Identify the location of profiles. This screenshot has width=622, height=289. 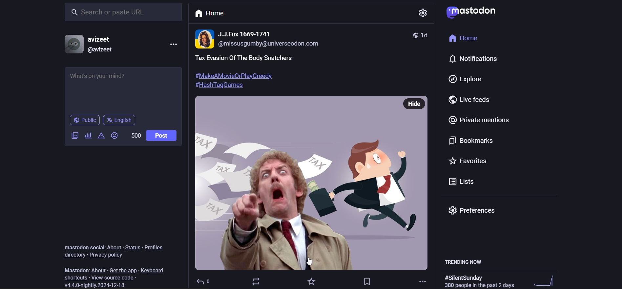
(154, 247).